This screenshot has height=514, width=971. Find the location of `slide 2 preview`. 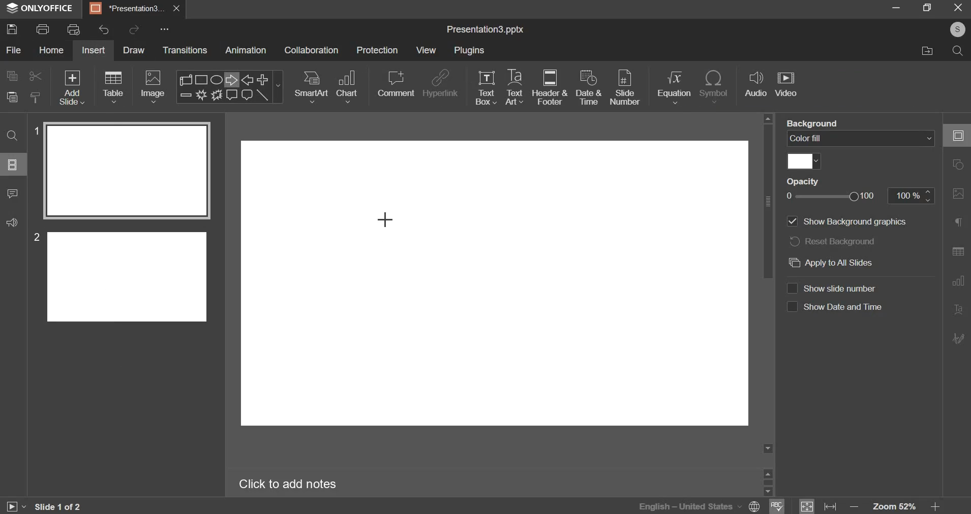

slide 2 preview is located at coordinates (128, 275).